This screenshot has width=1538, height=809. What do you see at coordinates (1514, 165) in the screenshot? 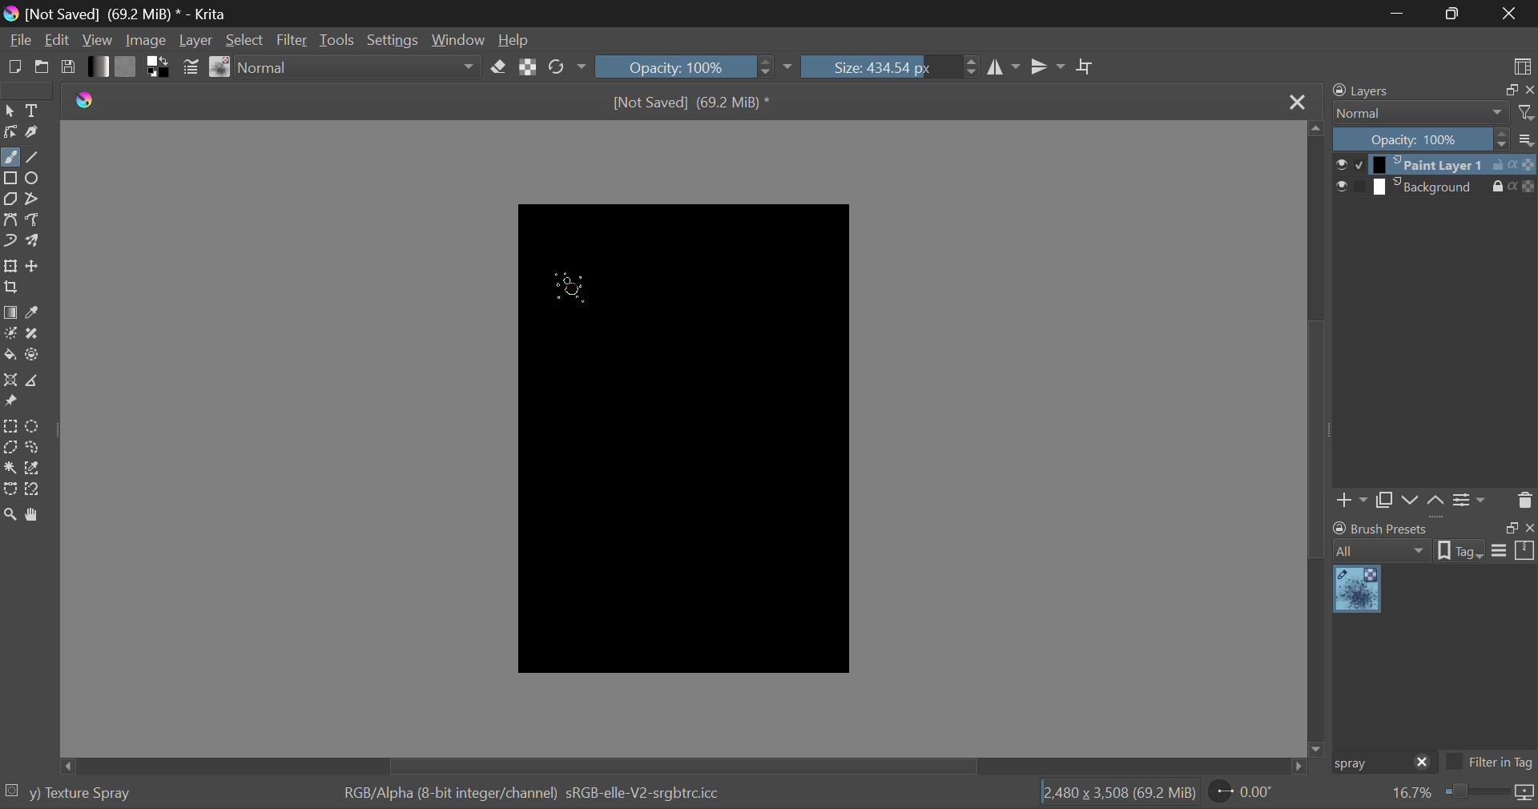
I see `actions` at bounding box center [1514, 165].